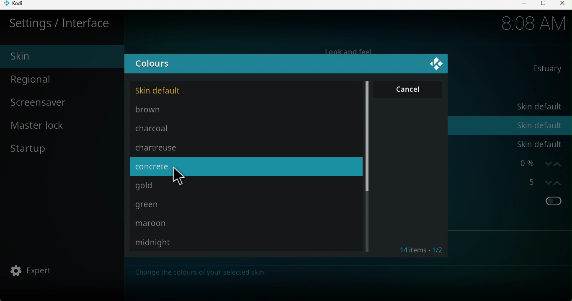 The height and width of the screenshot is (301, 572). Describe the element at coordinates (31, 271) in the screenshot. I see `Expert` at that location.